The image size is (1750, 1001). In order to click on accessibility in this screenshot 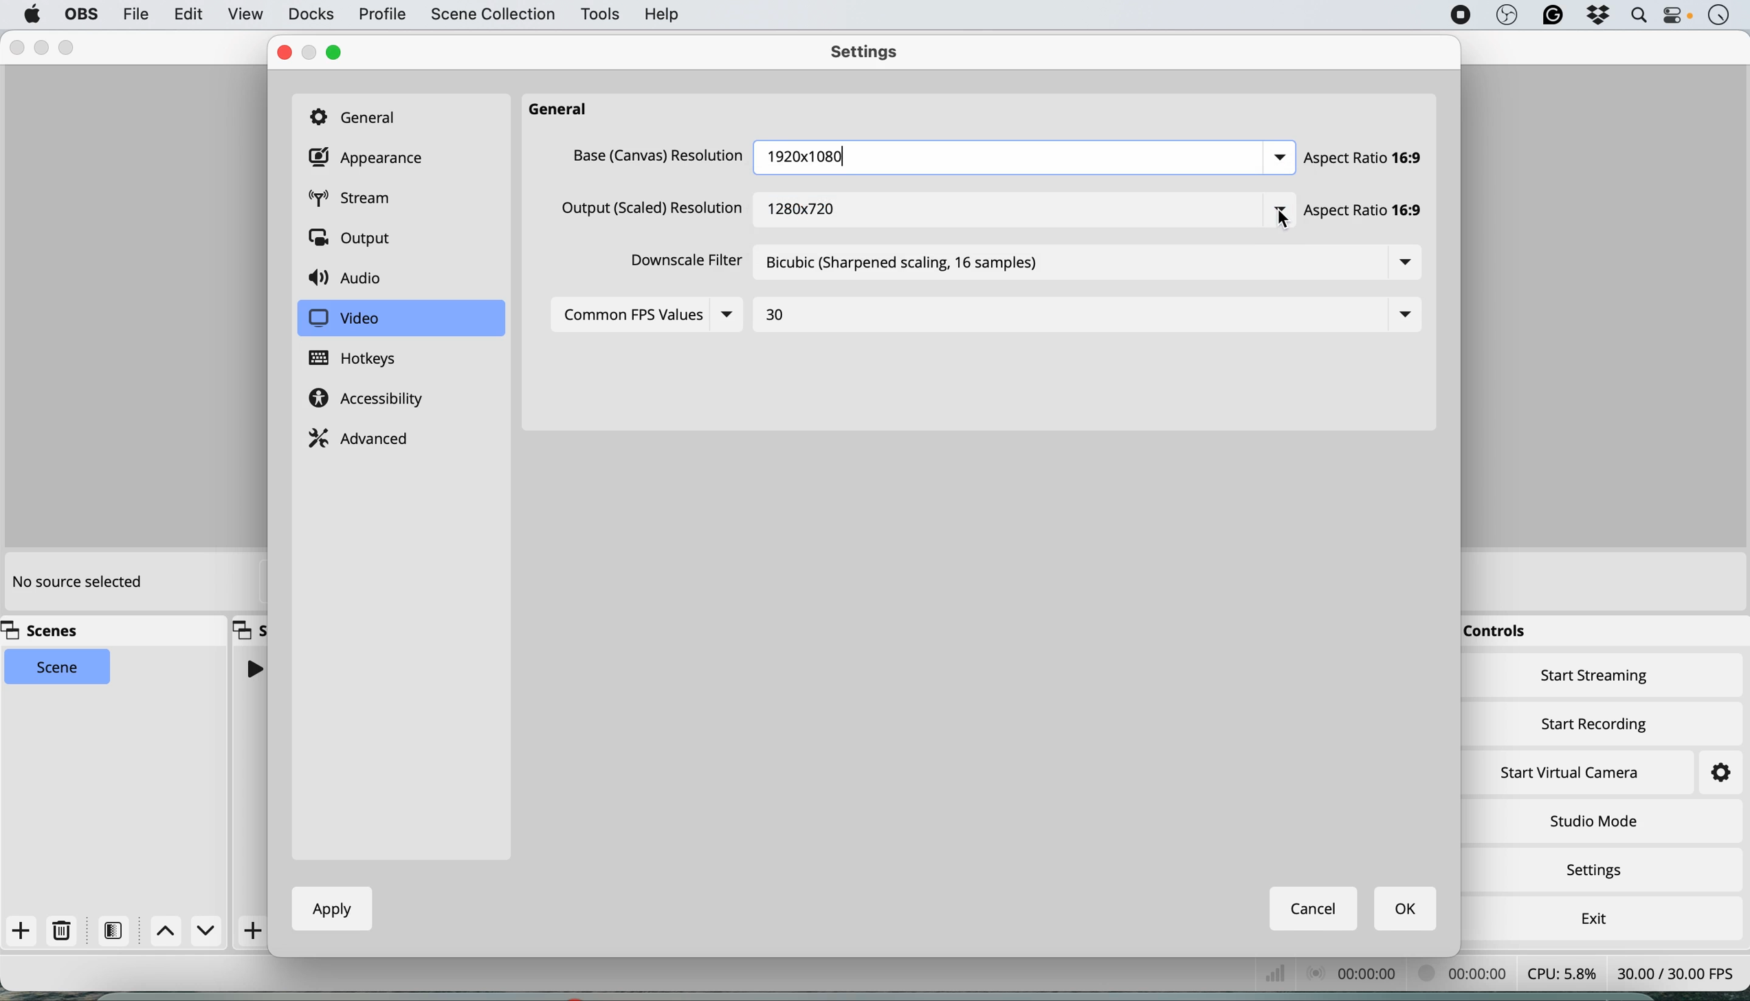, I will do `click(371, 400)`.